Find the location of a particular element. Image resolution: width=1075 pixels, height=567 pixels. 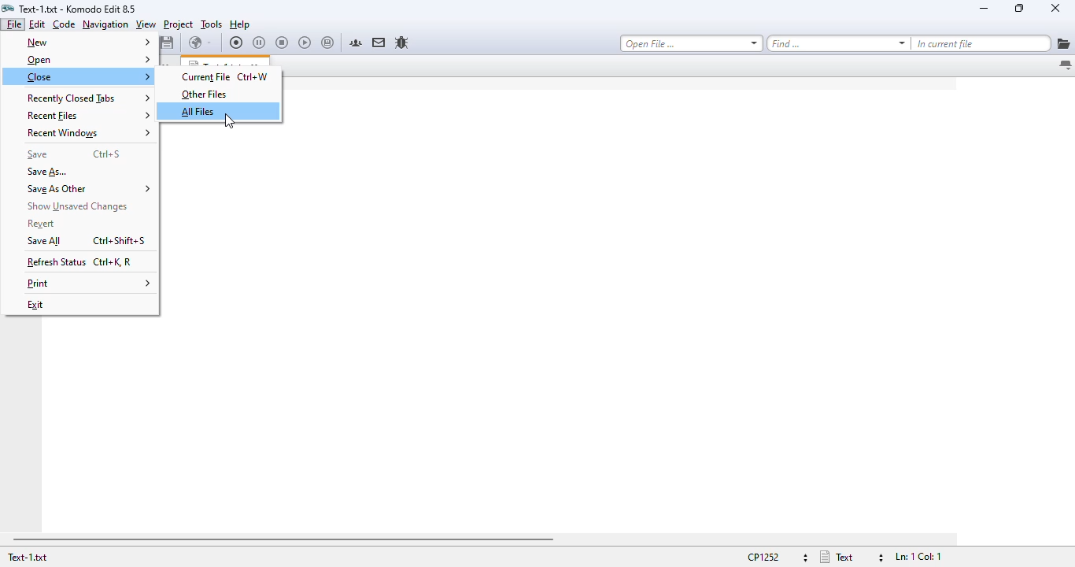

play last macro is located at coordinates (305, 43).